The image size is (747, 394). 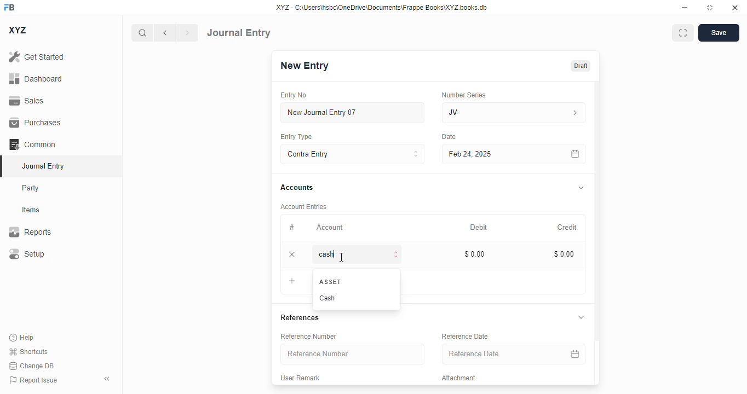 I want to click on report issue, so click(x=33, y=380).